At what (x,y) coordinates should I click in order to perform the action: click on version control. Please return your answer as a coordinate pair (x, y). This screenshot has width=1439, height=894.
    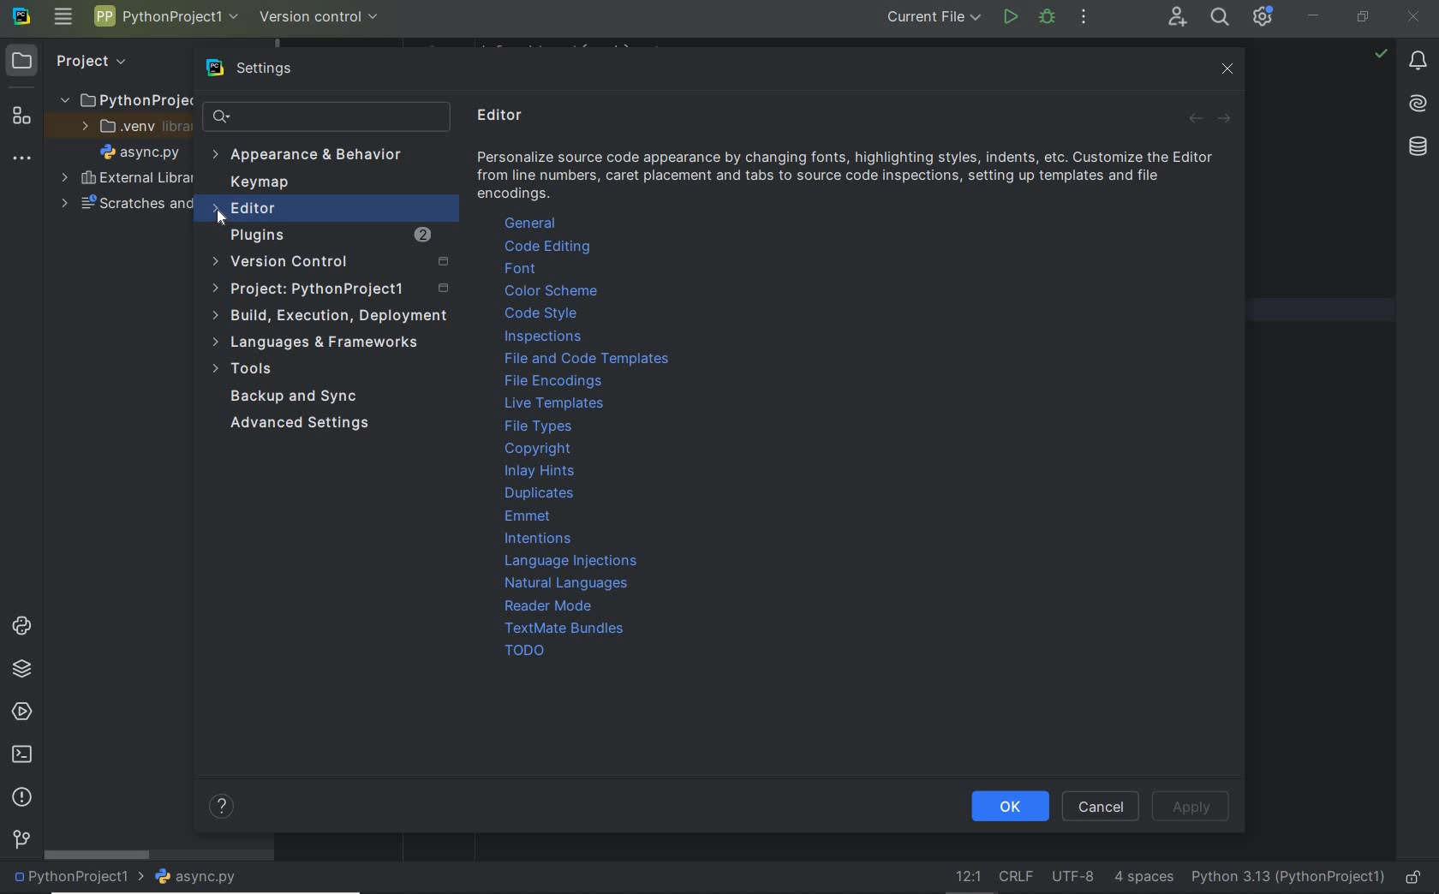
    Looking at the image, I should click on (333, 262).